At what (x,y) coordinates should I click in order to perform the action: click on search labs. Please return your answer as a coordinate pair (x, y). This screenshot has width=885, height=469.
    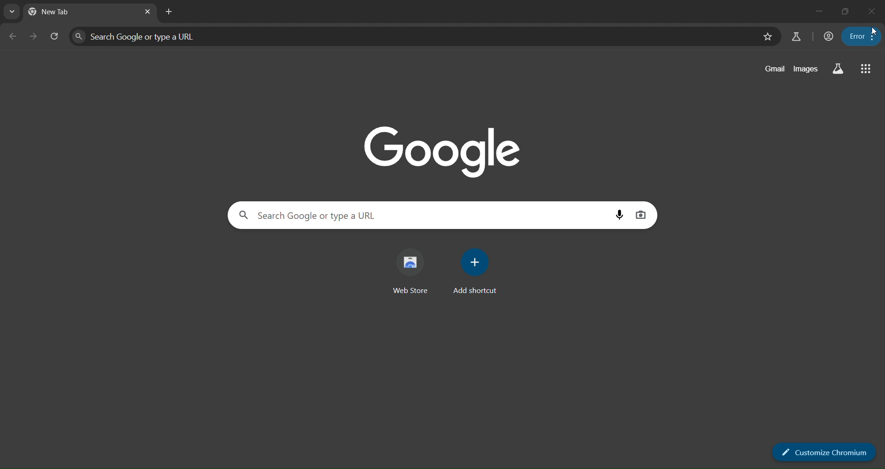
    Looking at the image, I should click on (796, 37).